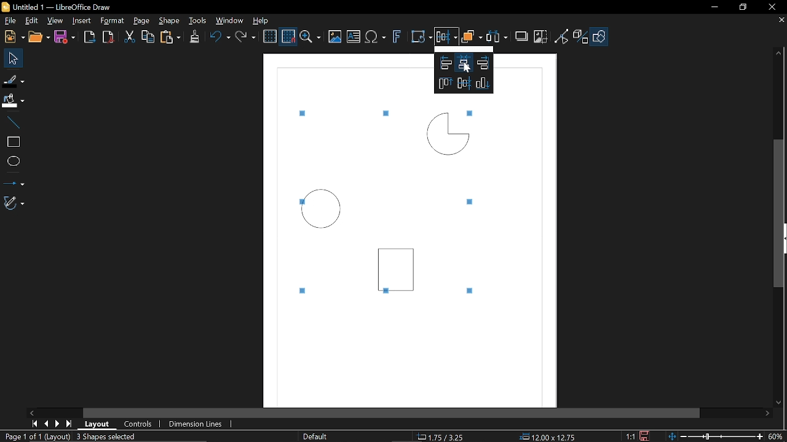  Describe the element at coordinates (46, 424) in the screenshot. I see `Previous page` at that location.